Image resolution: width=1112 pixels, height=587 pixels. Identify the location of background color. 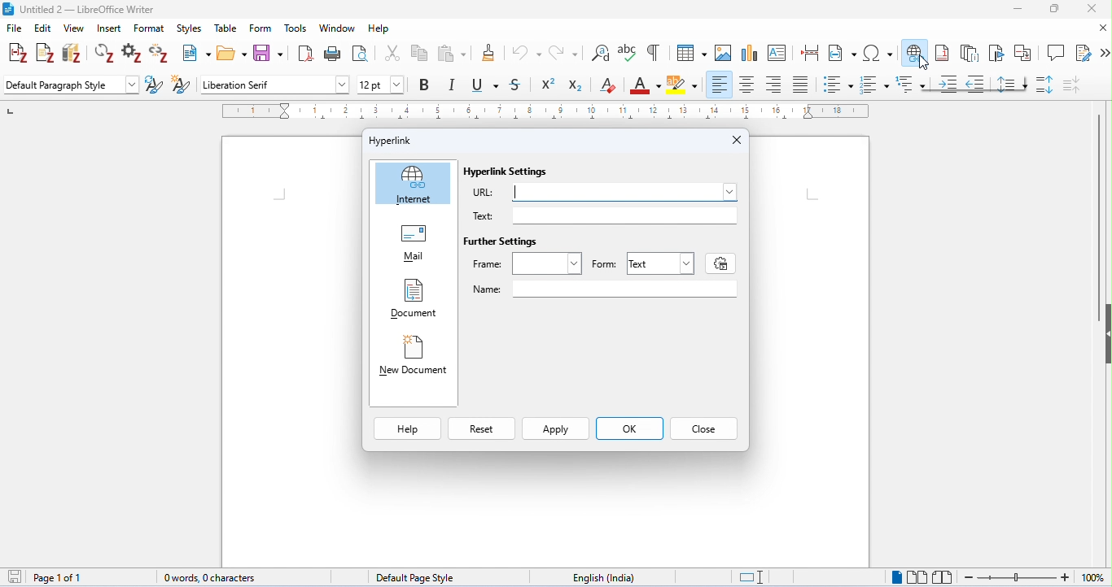
(684, 85).